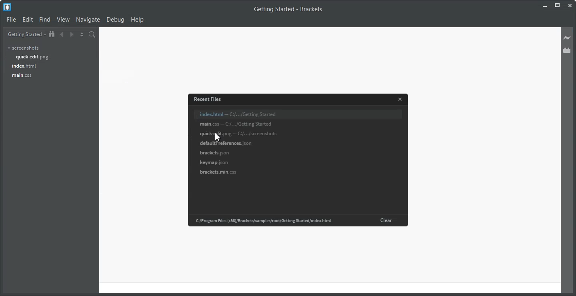 This screenshot has height=296, width=576. I want to click on Help, so click(137, 20).